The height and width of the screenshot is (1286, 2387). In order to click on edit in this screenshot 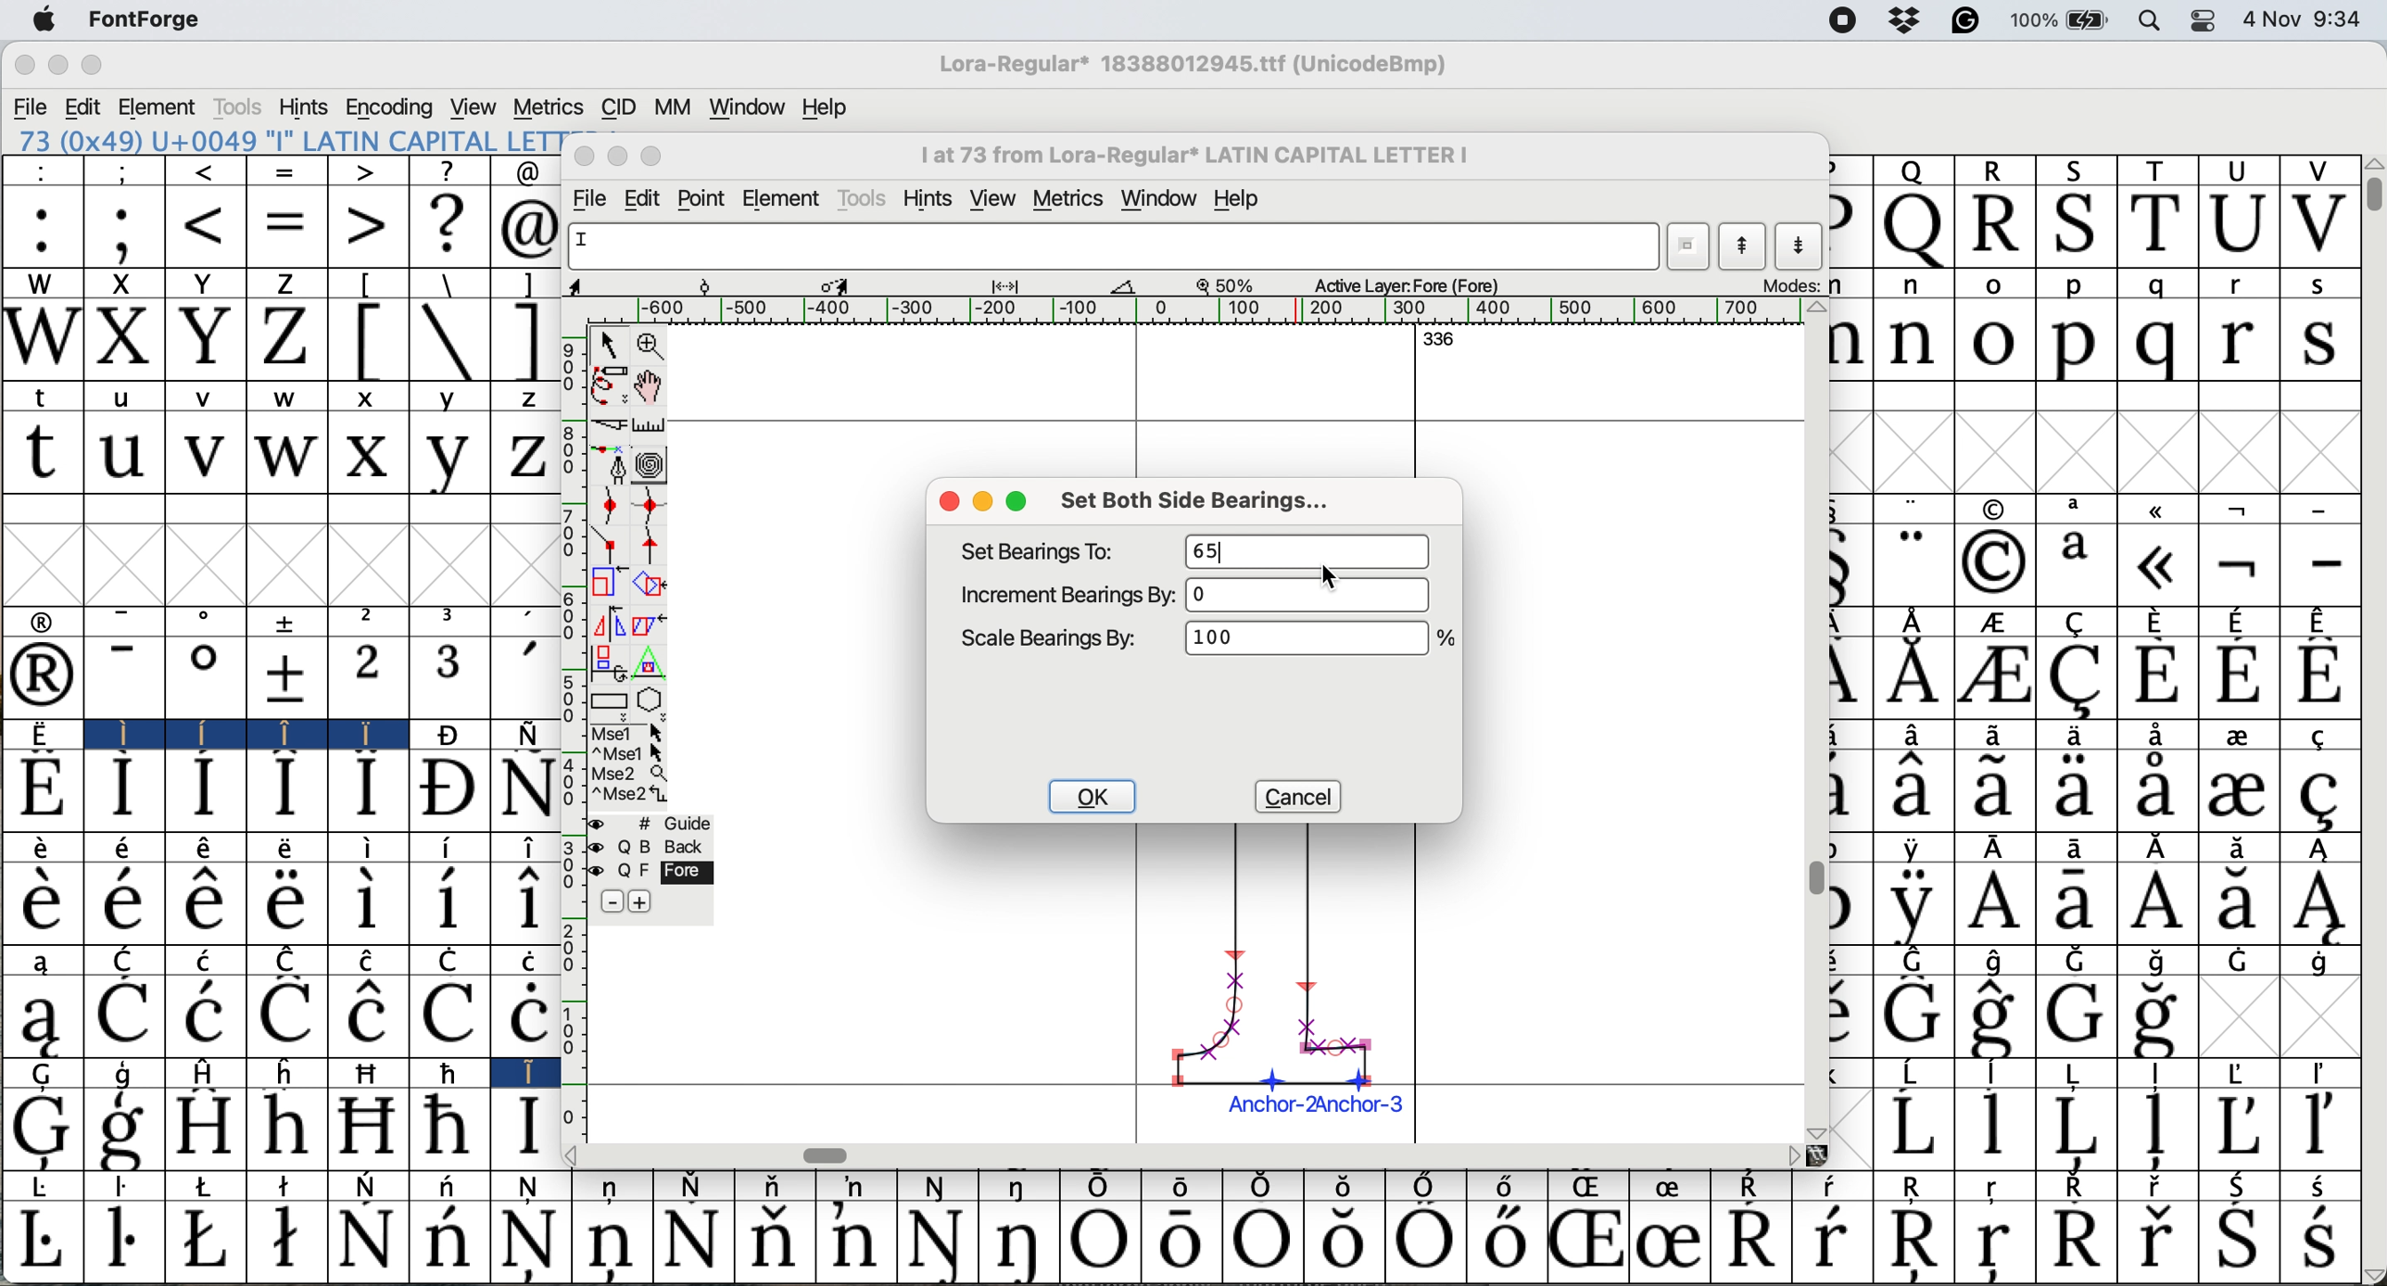, I will do `click(646, 197)`.